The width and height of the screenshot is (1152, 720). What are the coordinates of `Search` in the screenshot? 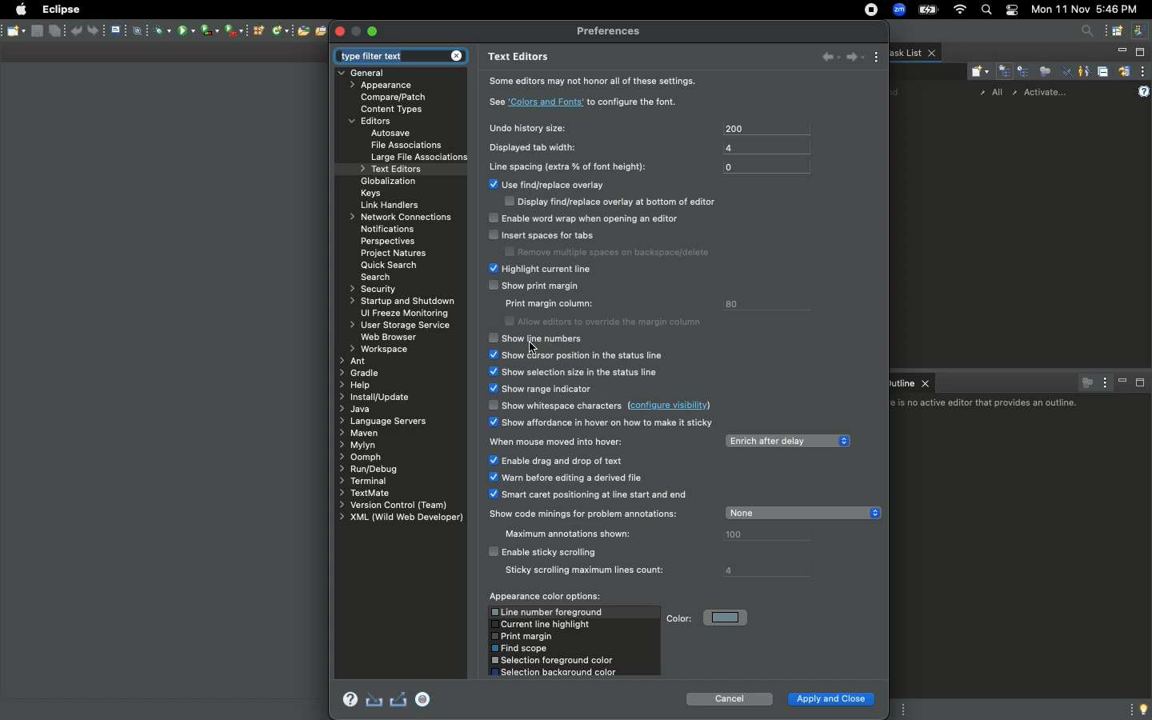 It's located at (380, 277).